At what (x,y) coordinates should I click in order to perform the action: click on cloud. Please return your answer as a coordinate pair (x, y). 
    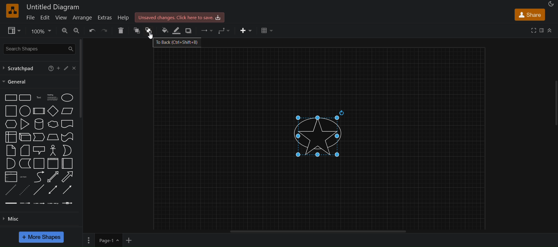
    Looking at the image, I should click on (53, 124).